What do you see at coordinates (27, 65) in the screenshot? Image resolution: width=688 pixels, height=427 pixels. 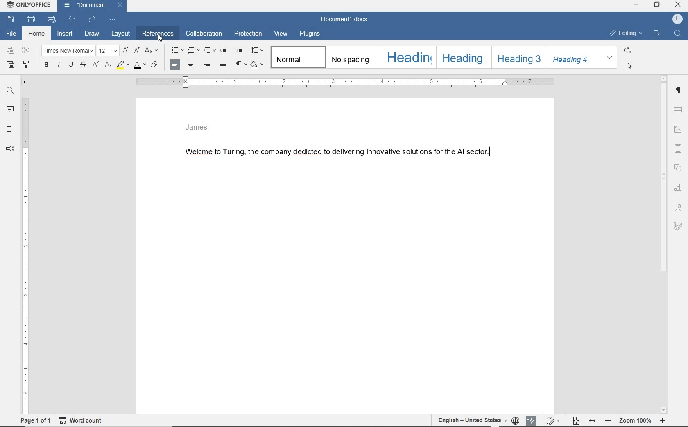 I see `copy style` at bounding box center [27, 65].